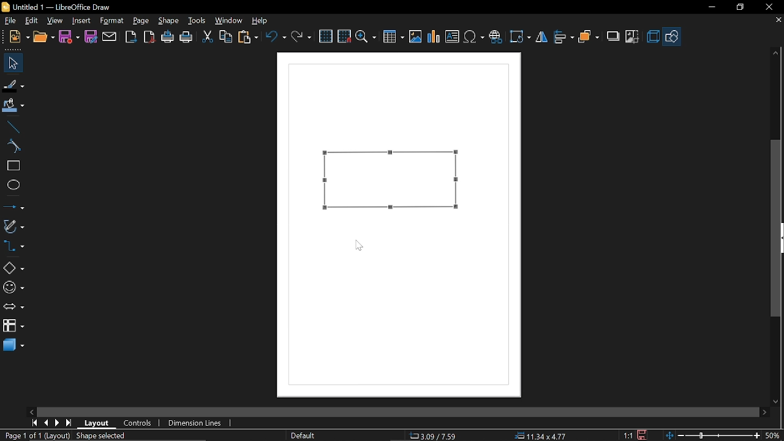  Describe the element at coordinates (710, 8) in the screenshot. I see `Minimize` at that location.